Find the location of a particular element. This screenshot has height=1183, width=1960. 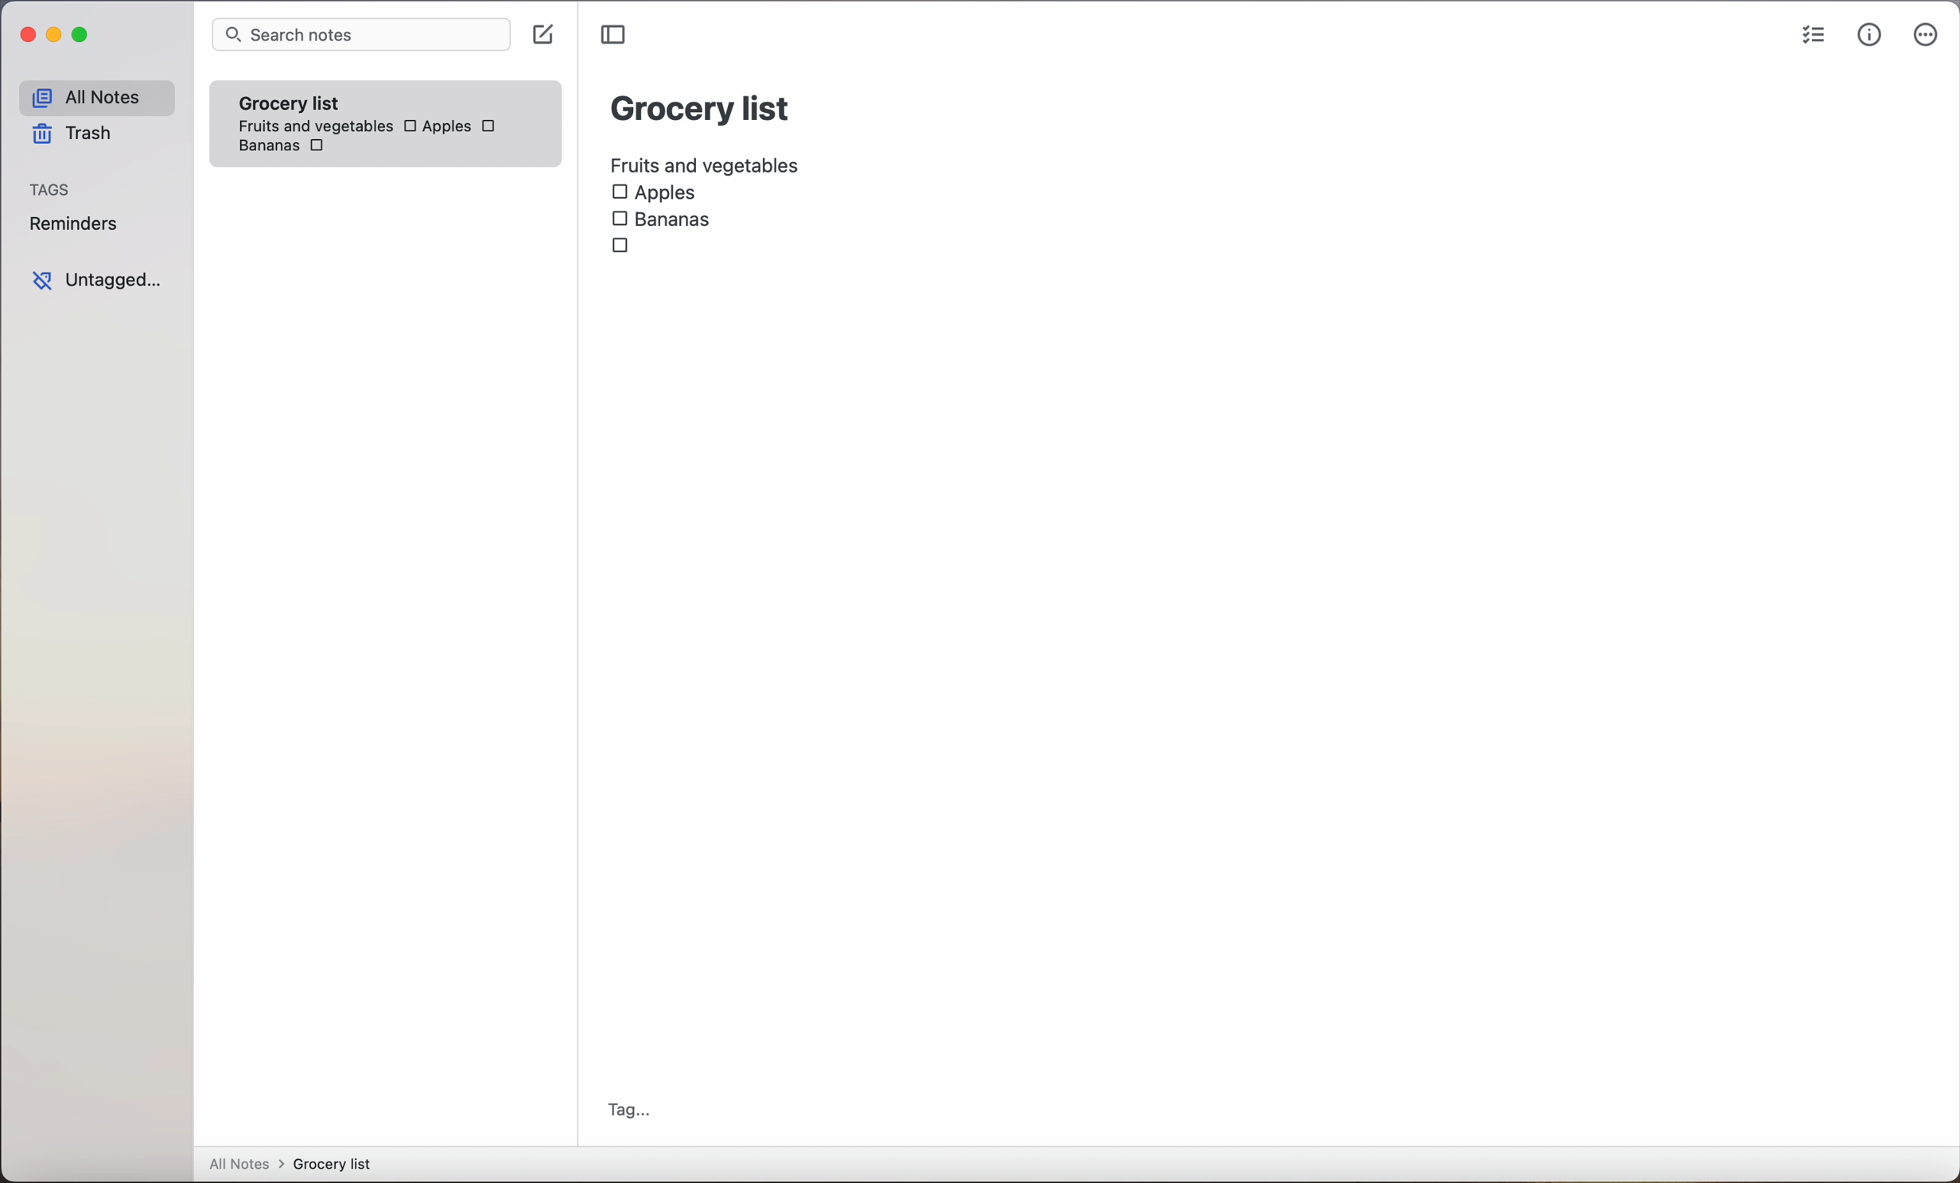

checkbox is located at coordinates (492, 126).